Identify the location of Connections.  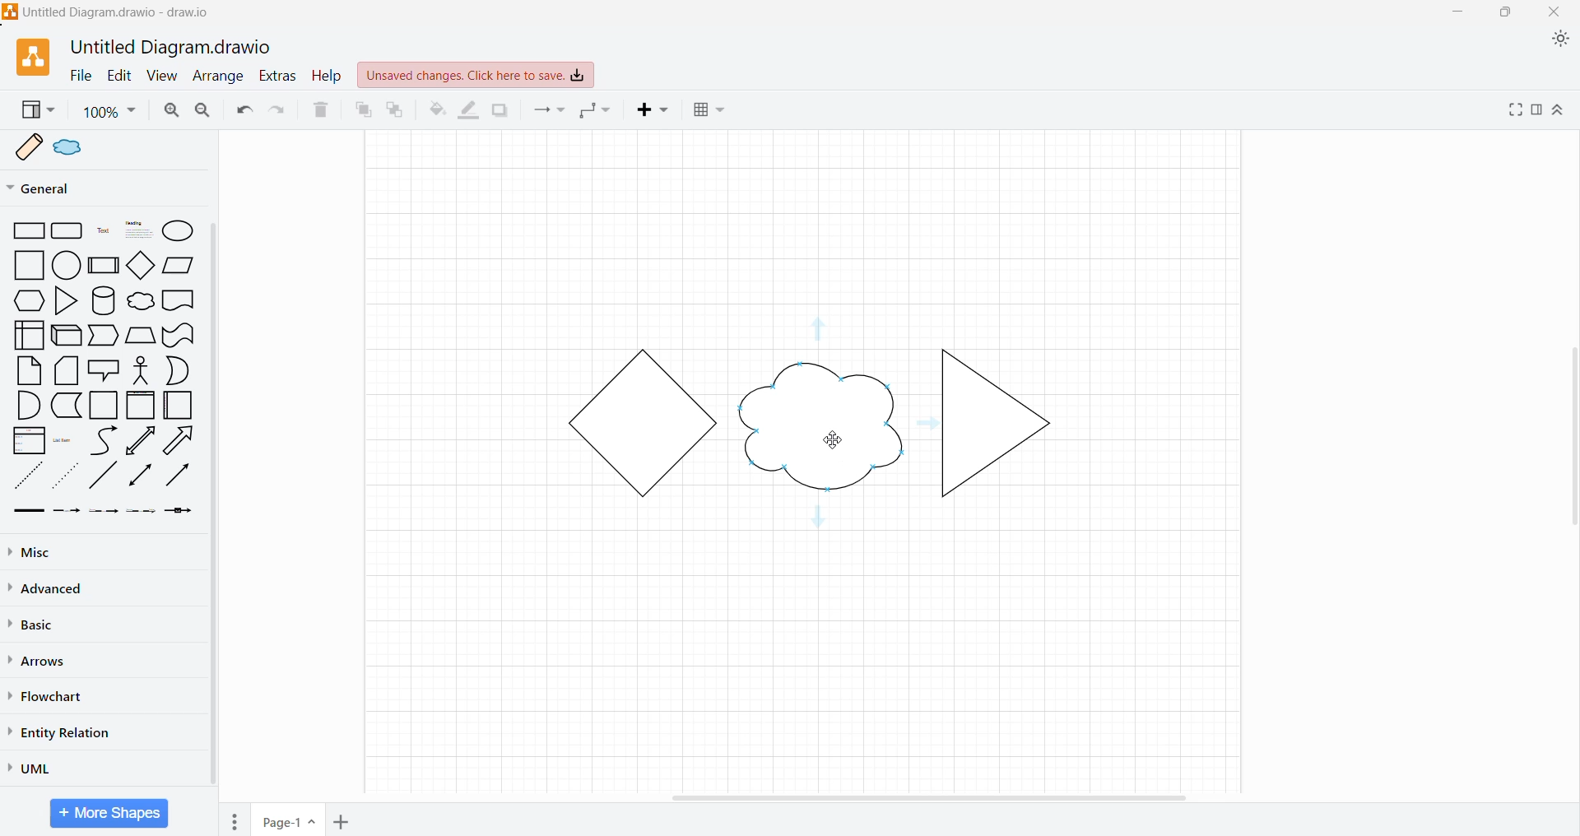
(550, 111).